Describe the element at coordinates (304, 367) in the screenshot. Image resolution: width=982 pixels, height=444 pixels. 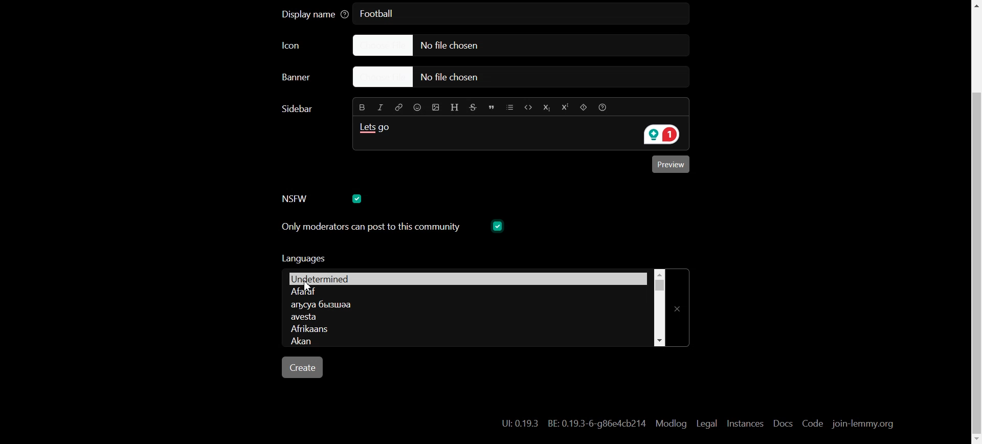
I see `Create` at that location.